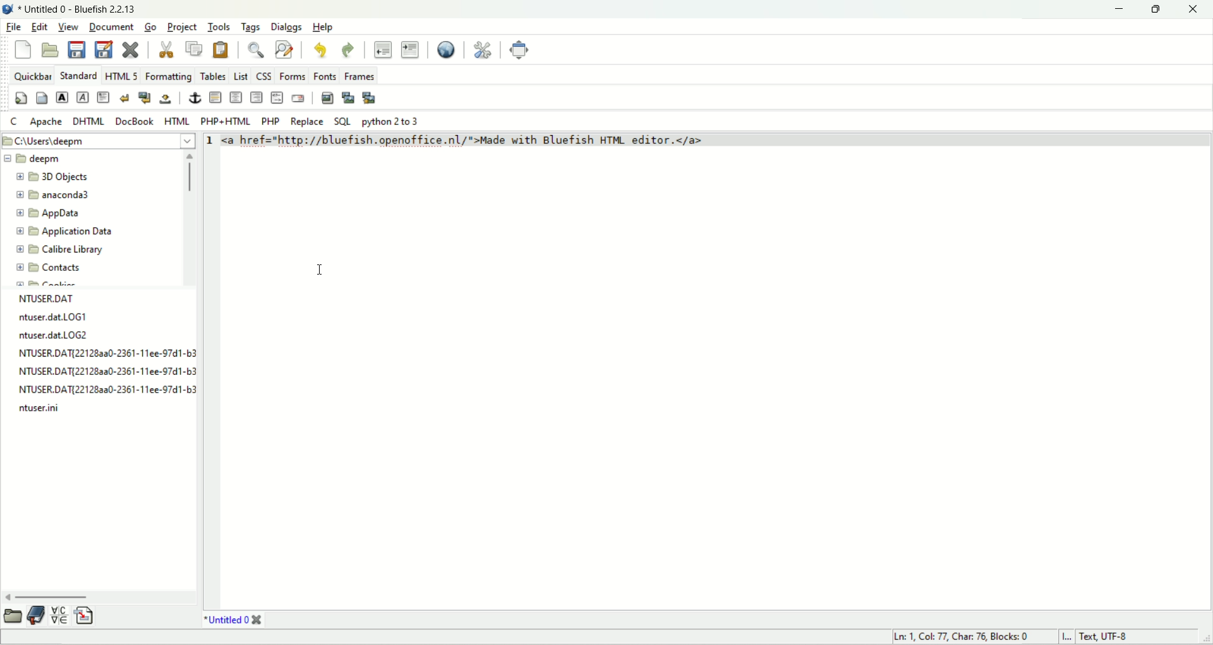 The height and width of the screenshot is (645, 1213). I want to click on document, so click(110, 27).